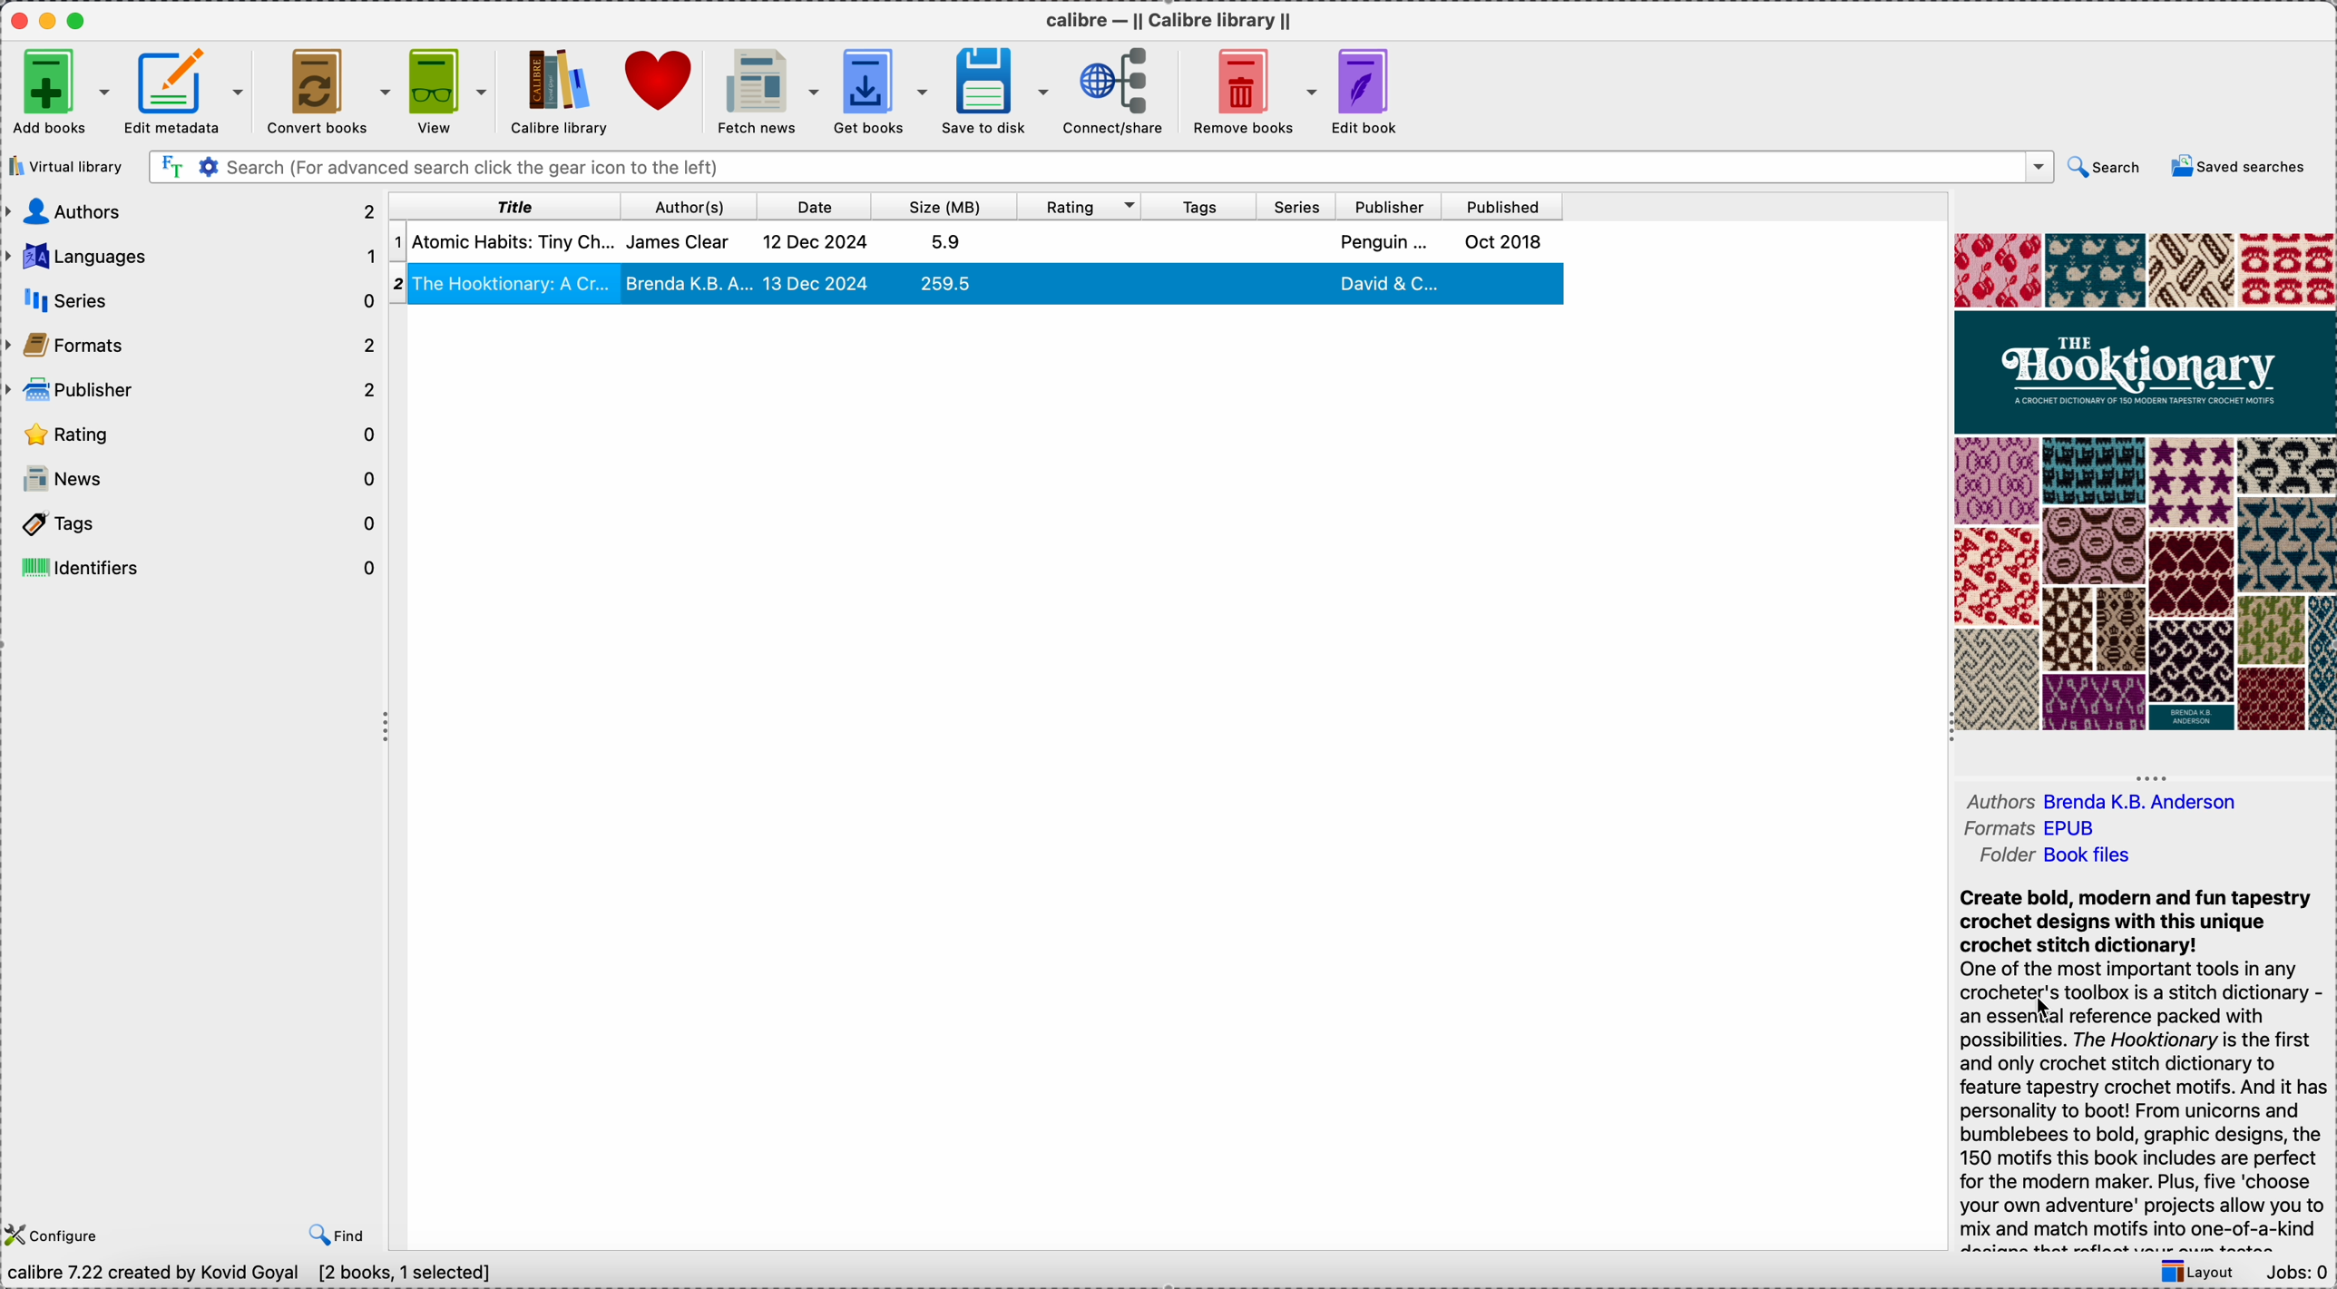  What do you see at coordinates (1101, 168) in the screenshot?
I see `search bar` at bounding box center [1101, 168].